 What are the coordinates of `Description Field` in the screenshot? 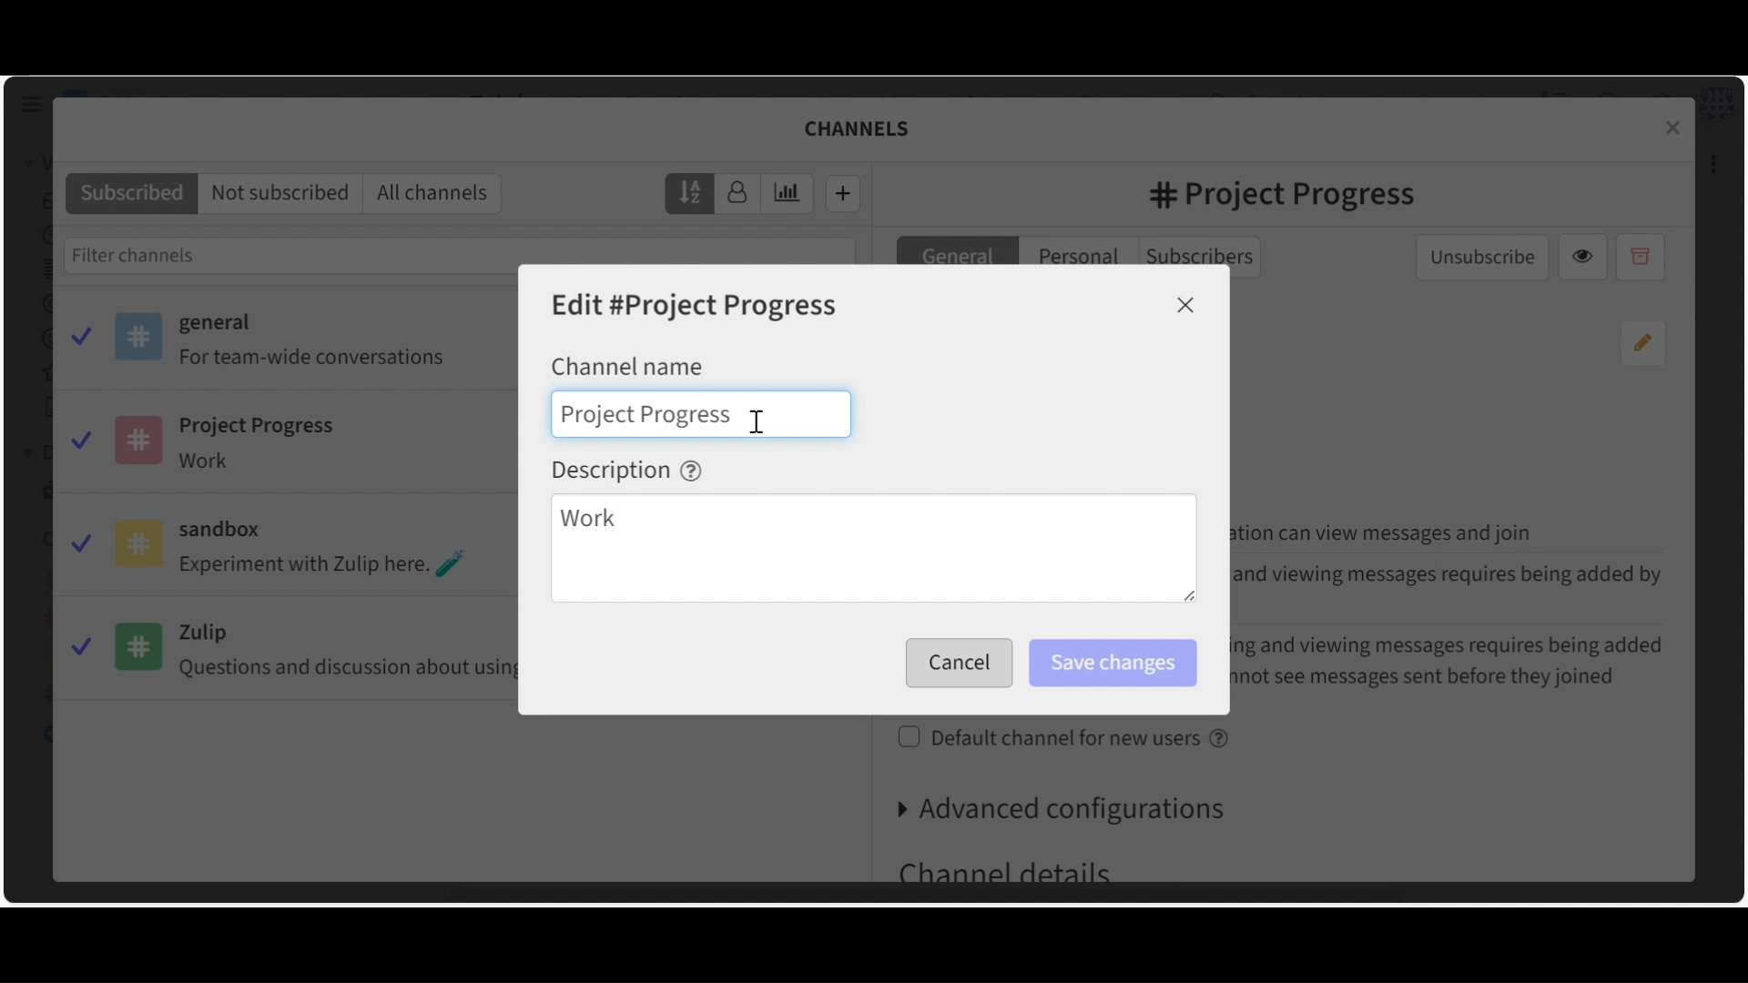 It's located at (873, 551).